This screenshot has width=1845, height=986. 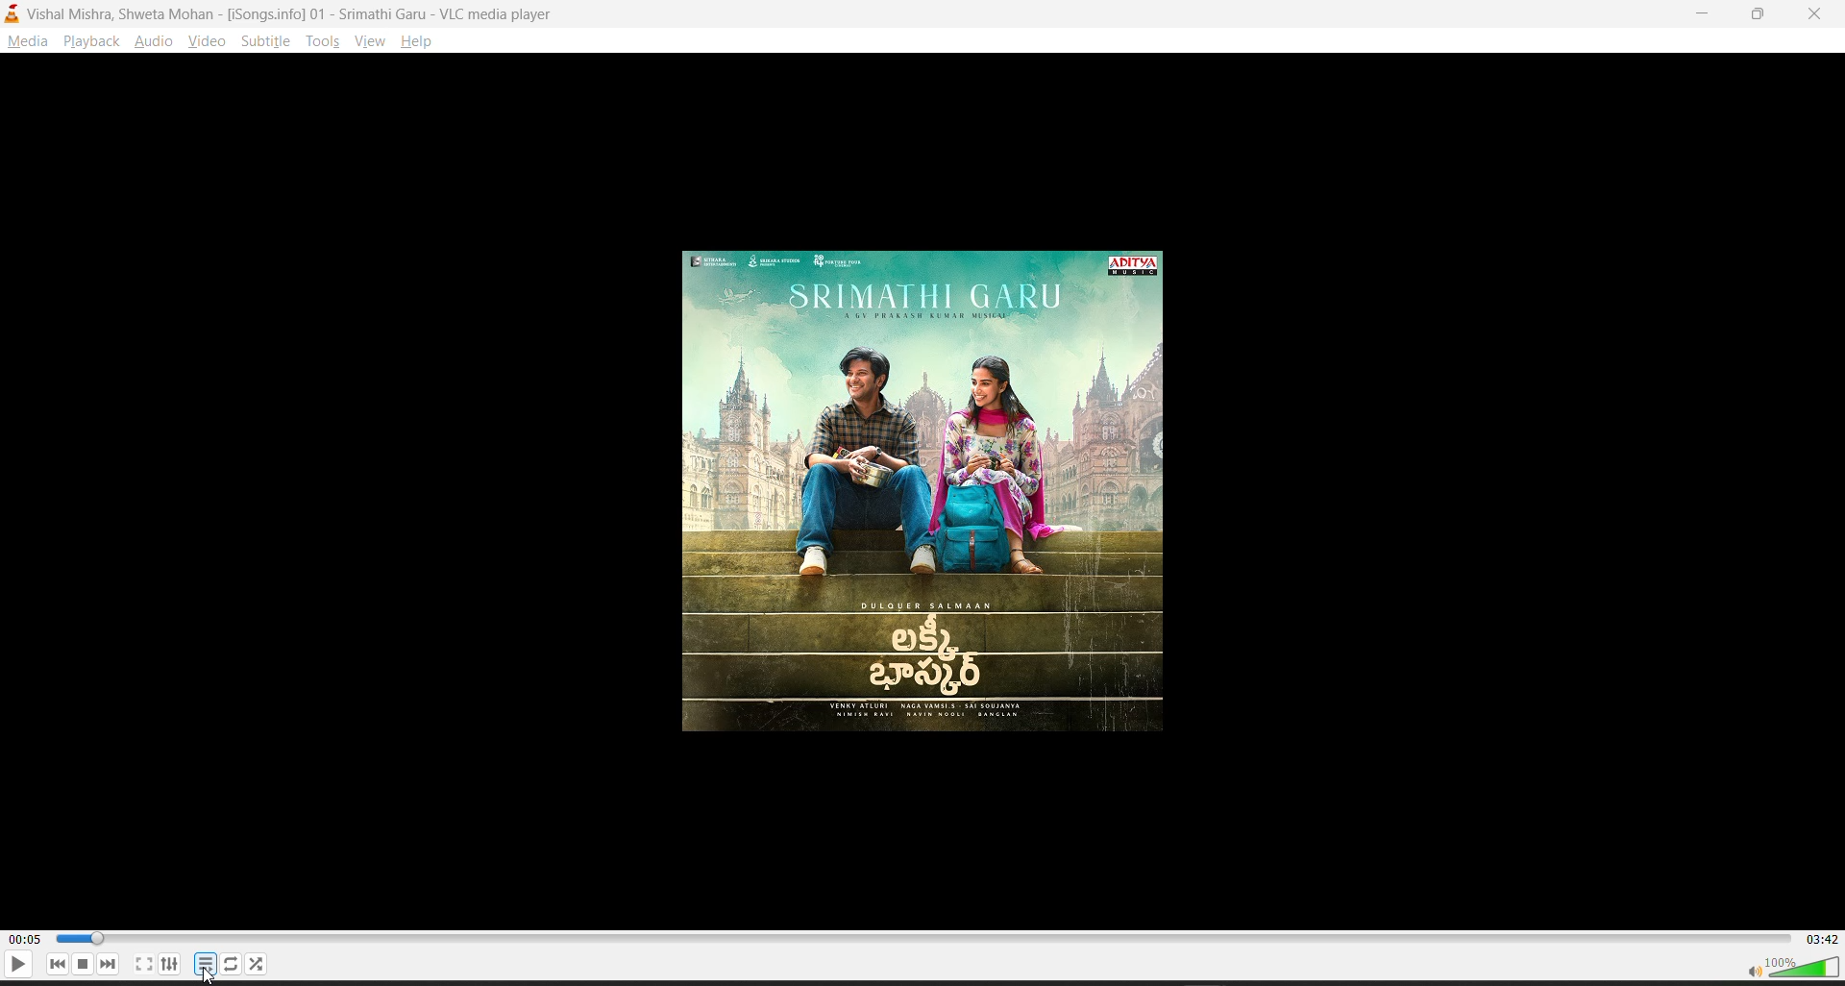 What do you see at coordinates (206, 40) in the screenshot?
I see `video` at bounding box center [206, 40].